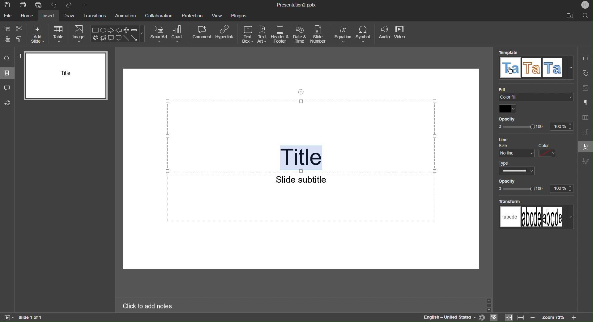 The width and height of the screenshot is (593, 322). What do you see at coordinates (384, 34) in the screenshot?
I see `Audio` at bounding box center [384, 34].